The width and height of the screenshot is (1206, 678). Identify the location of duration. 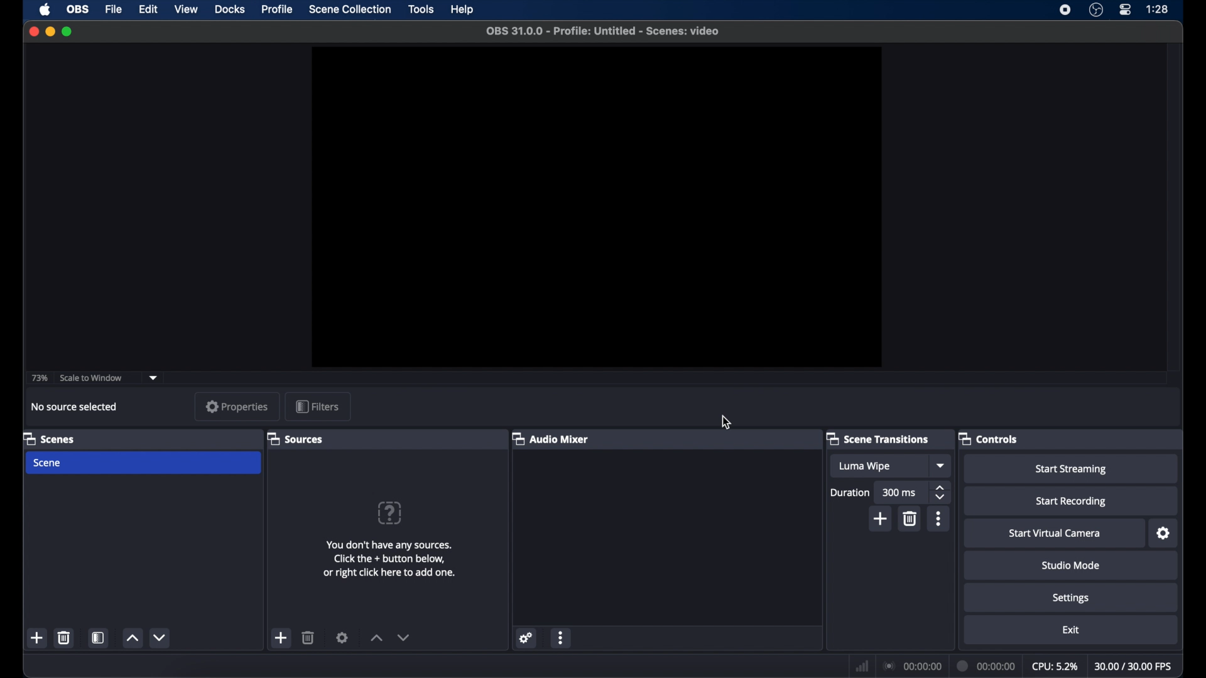
(987, 666).